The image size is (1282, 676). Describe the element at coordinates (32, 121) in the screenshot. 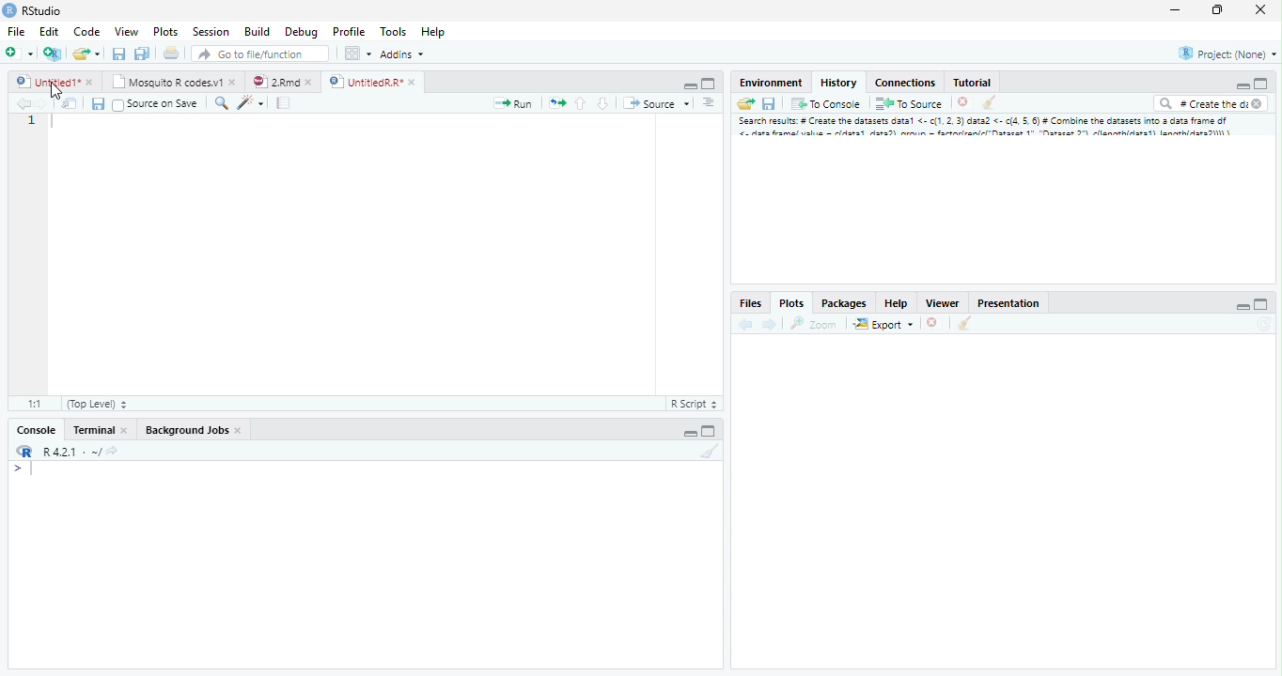

I see `1` at that location.